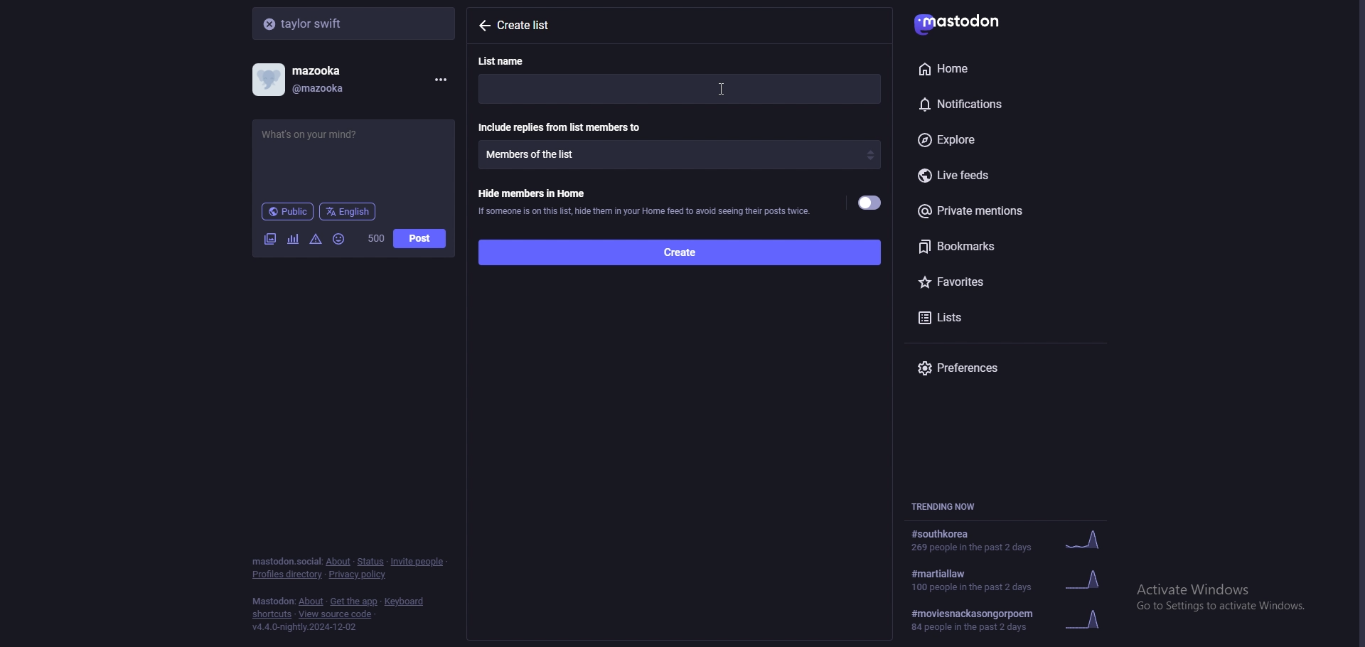 This screenshot has height=647, width=1365. Describe the element at coordinates (359, 576) in the screenshot. I see `privacy policy` at that location.